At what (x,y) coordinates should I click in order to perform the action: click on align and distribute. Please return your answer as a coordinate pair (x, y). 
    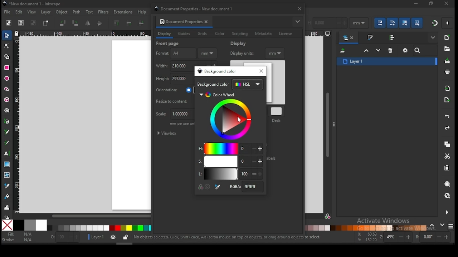
    Looking at the image, I should click on (393, 37).